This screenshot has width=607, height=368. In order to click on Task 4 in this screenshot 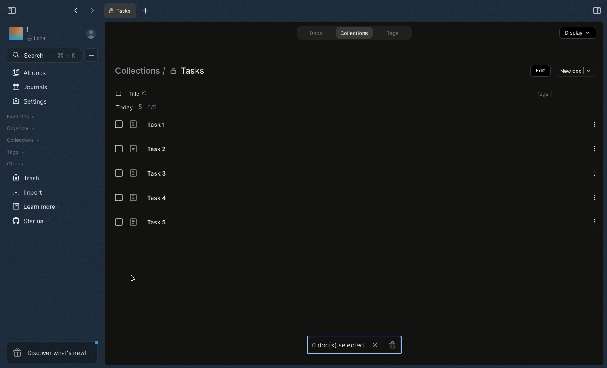, I will do `click(150, 198)`.